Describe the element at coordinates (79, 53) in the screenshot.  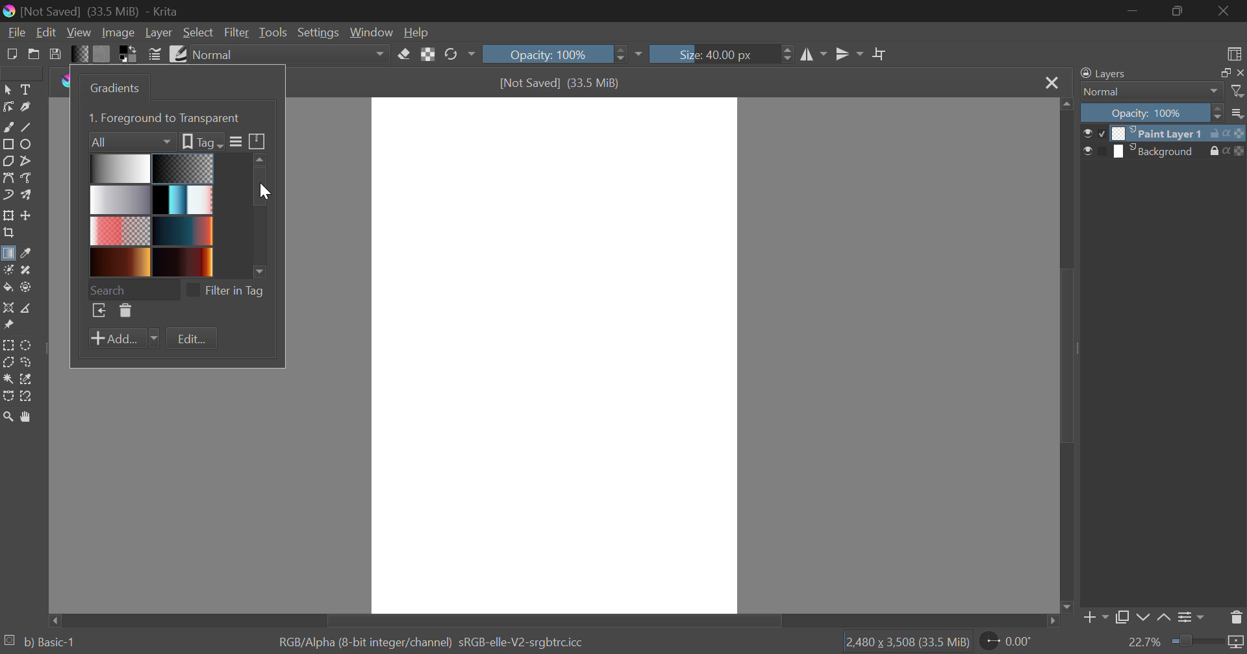
I see `Gradient` at that location.